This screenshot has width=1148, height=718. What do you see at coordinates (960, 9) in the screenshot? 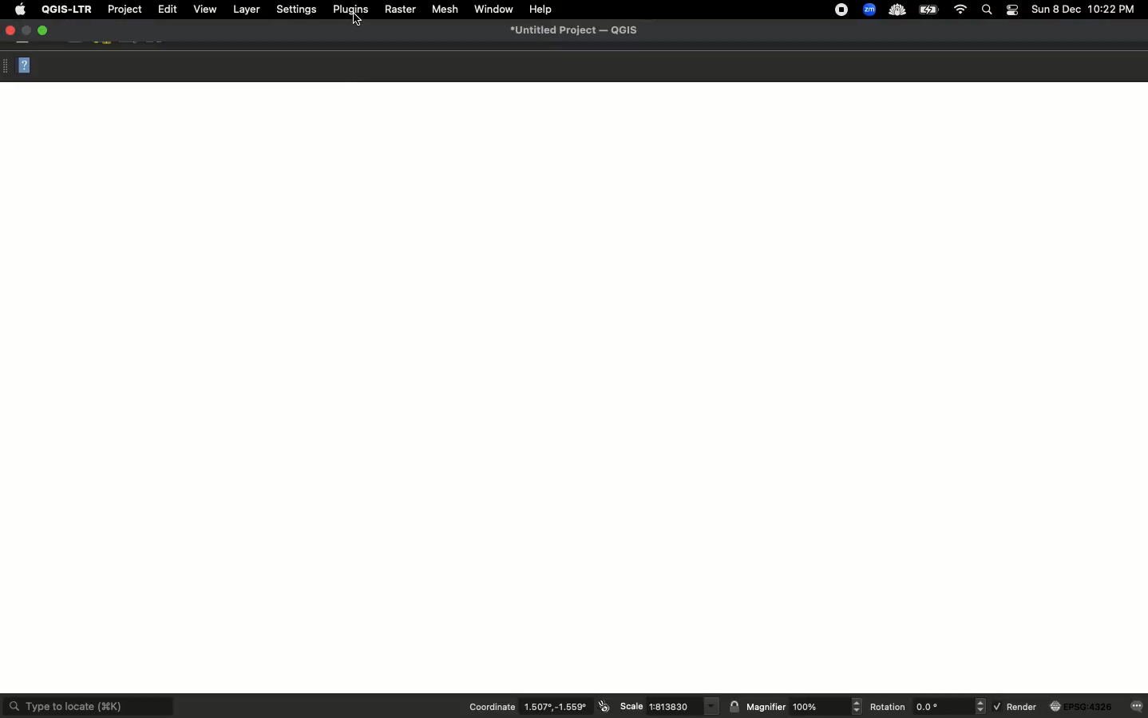
I see `Internet` at bounding box center [960, 9].